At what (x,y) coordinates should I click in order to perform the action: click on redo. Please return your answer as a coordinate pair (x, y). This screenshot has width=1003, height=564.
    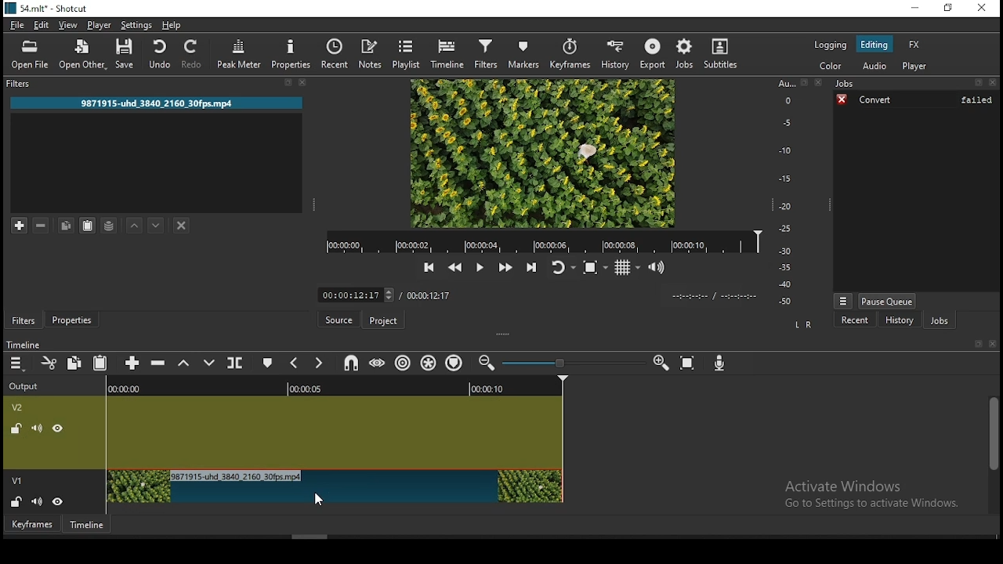
    Looking at the image, I should click on (193, 54).